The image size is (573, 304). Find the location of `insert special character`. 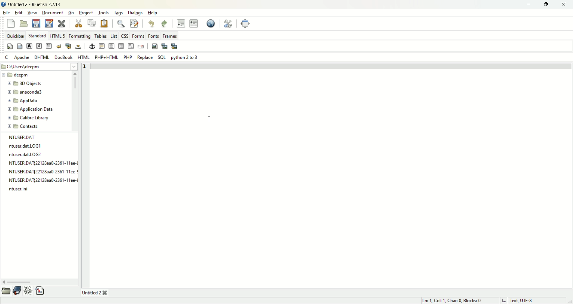

insert special character is located at coordinates (29, 290).